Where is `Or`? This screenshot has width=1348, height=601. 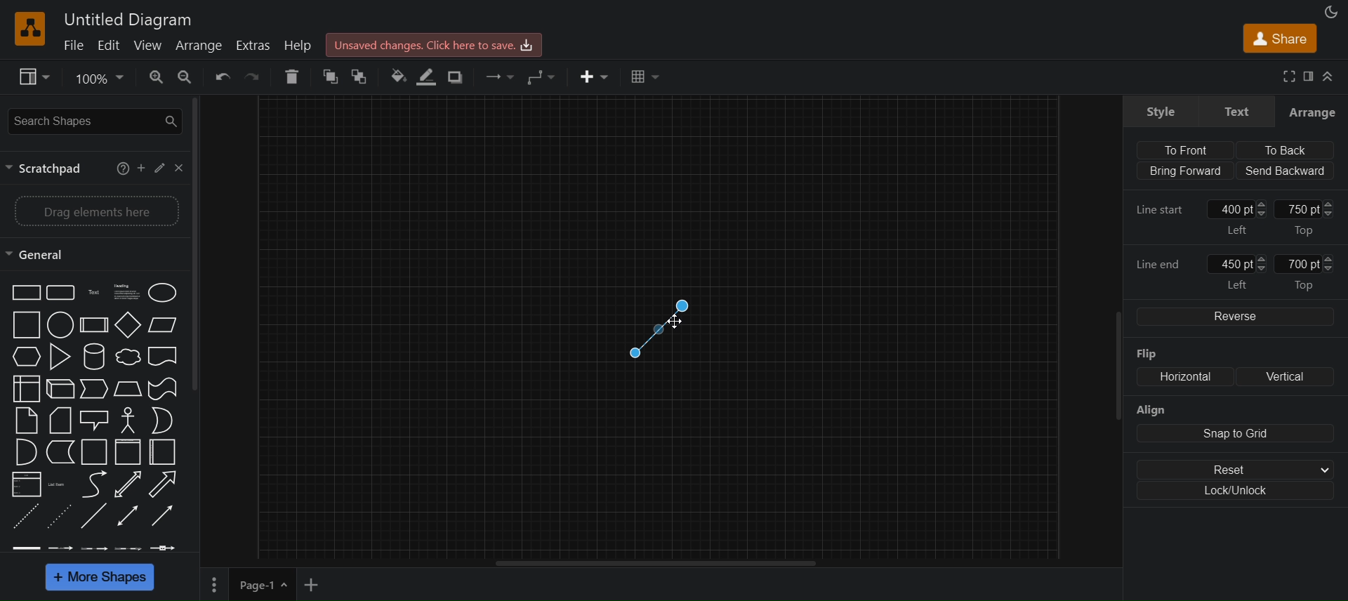
Or is located at coordinates (161, 421).